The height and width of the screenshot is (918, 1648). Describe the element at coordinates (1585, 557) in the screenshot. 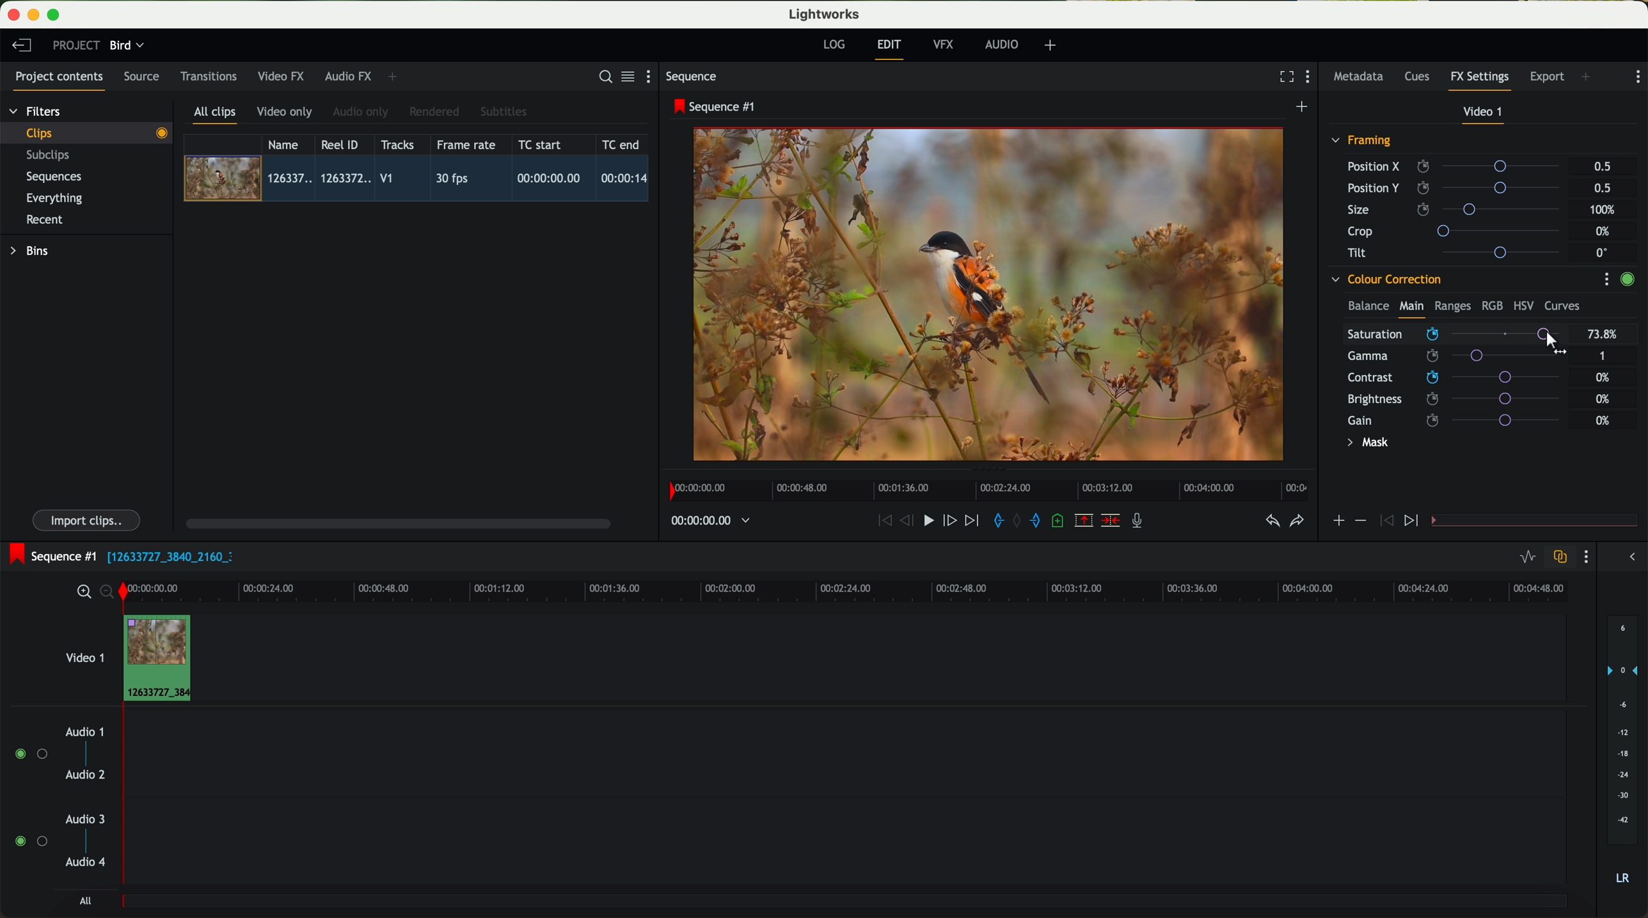

I see `show settings menu` at that location.